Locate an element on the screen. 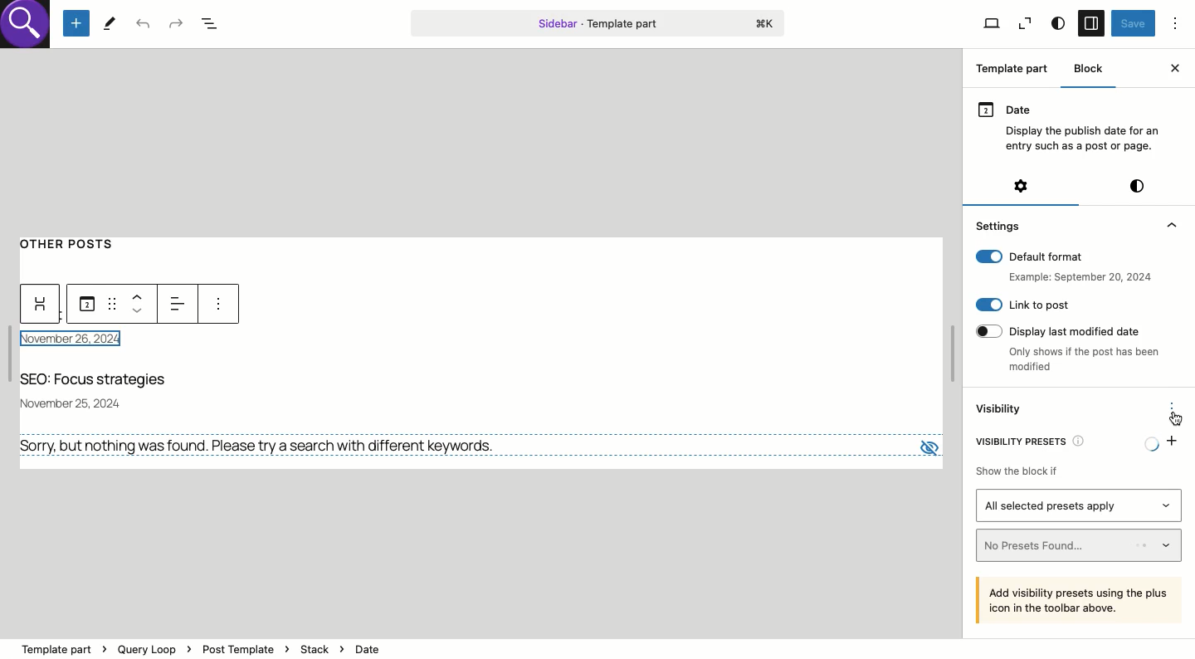  Link to post is located at coordinates (1022, 305).